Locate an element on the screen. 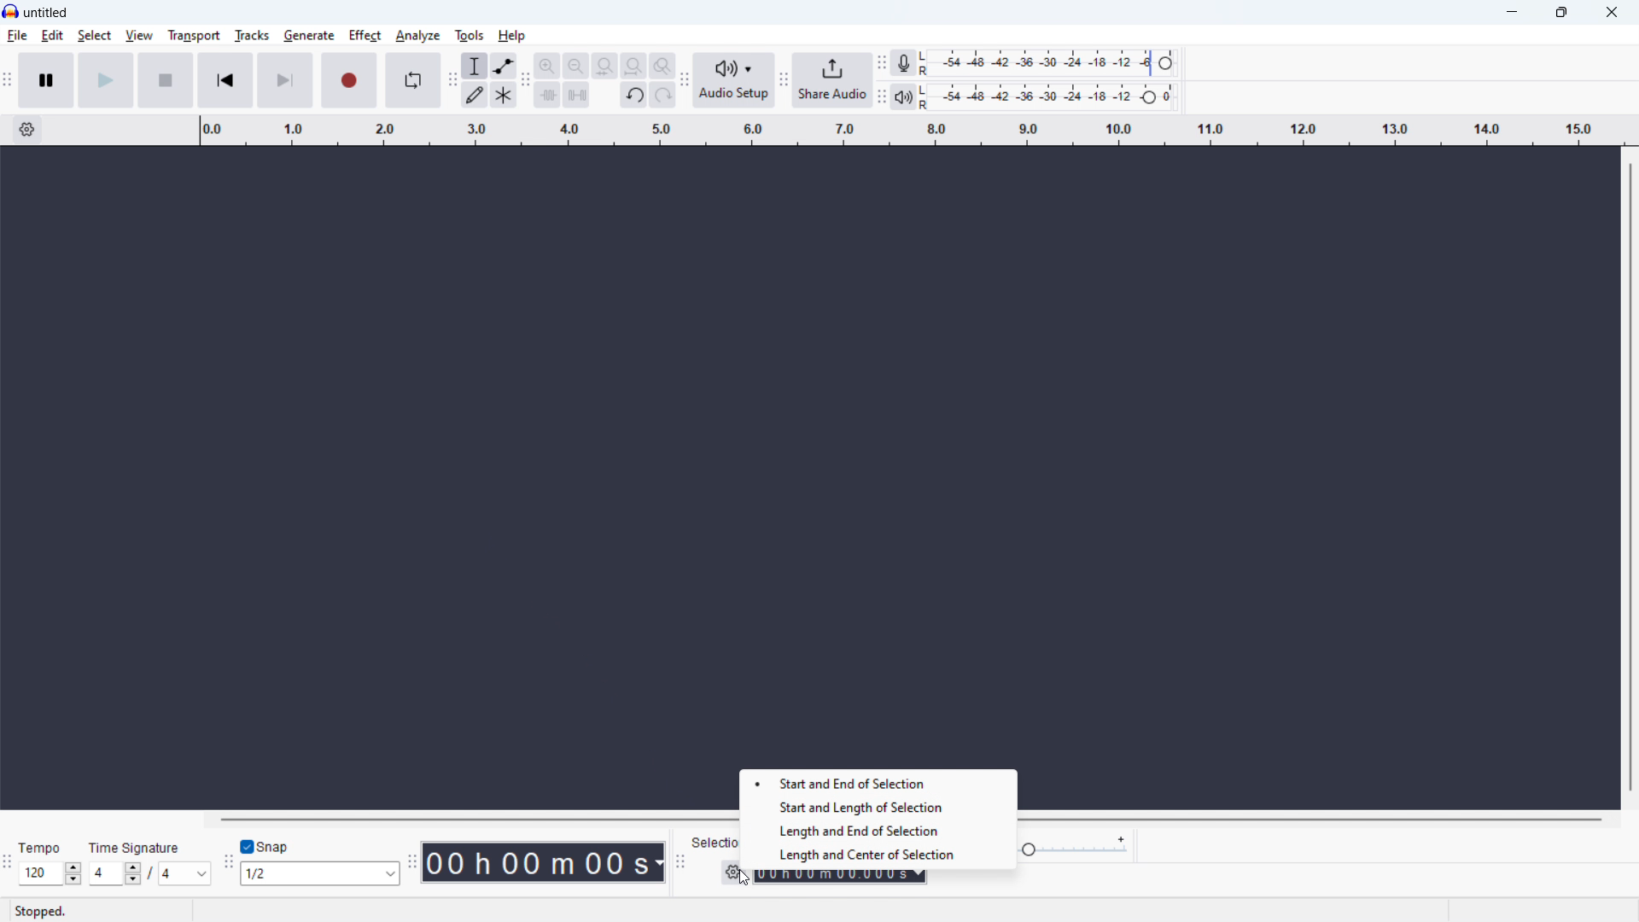  time signature is located at coordinates (136, 849).